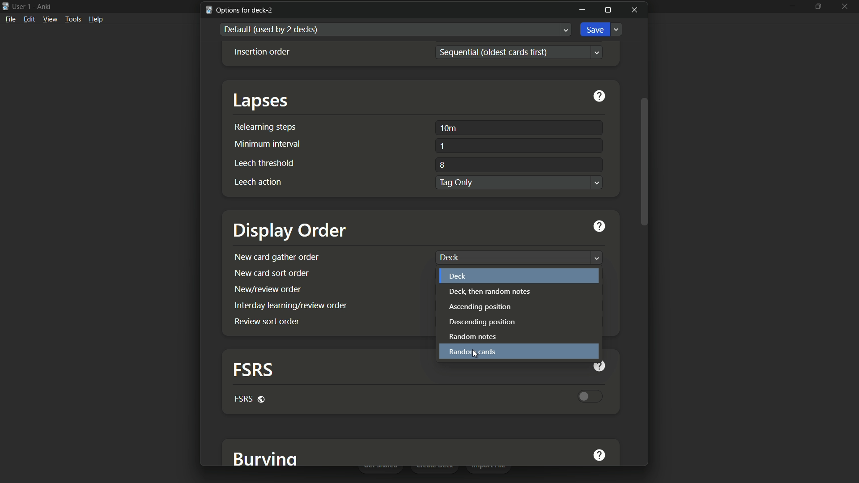 The height and width of the screenshot is (483, 859). Describe the element at coordinates (257, 182) in the screenshot. I see `leech action` at that location.